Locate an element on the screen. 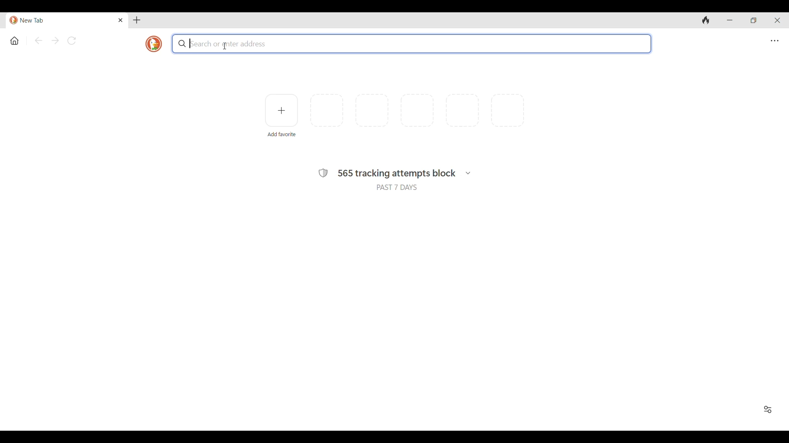  Clear browsing history is located at coordinates (706, 20).